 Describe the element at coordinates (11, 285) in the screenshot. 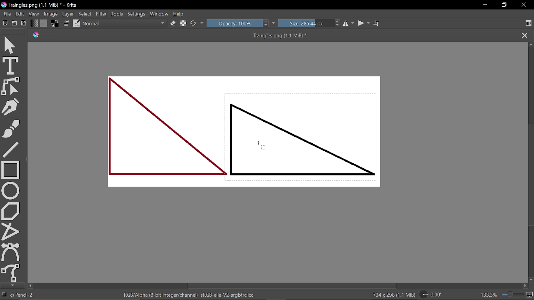

I see `Move down tool` at that location.